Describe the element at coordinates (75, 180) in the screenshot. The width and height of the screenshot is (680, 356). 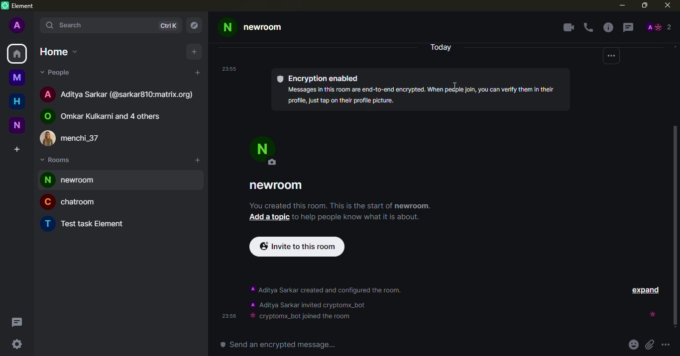
I see `room added` at that location.